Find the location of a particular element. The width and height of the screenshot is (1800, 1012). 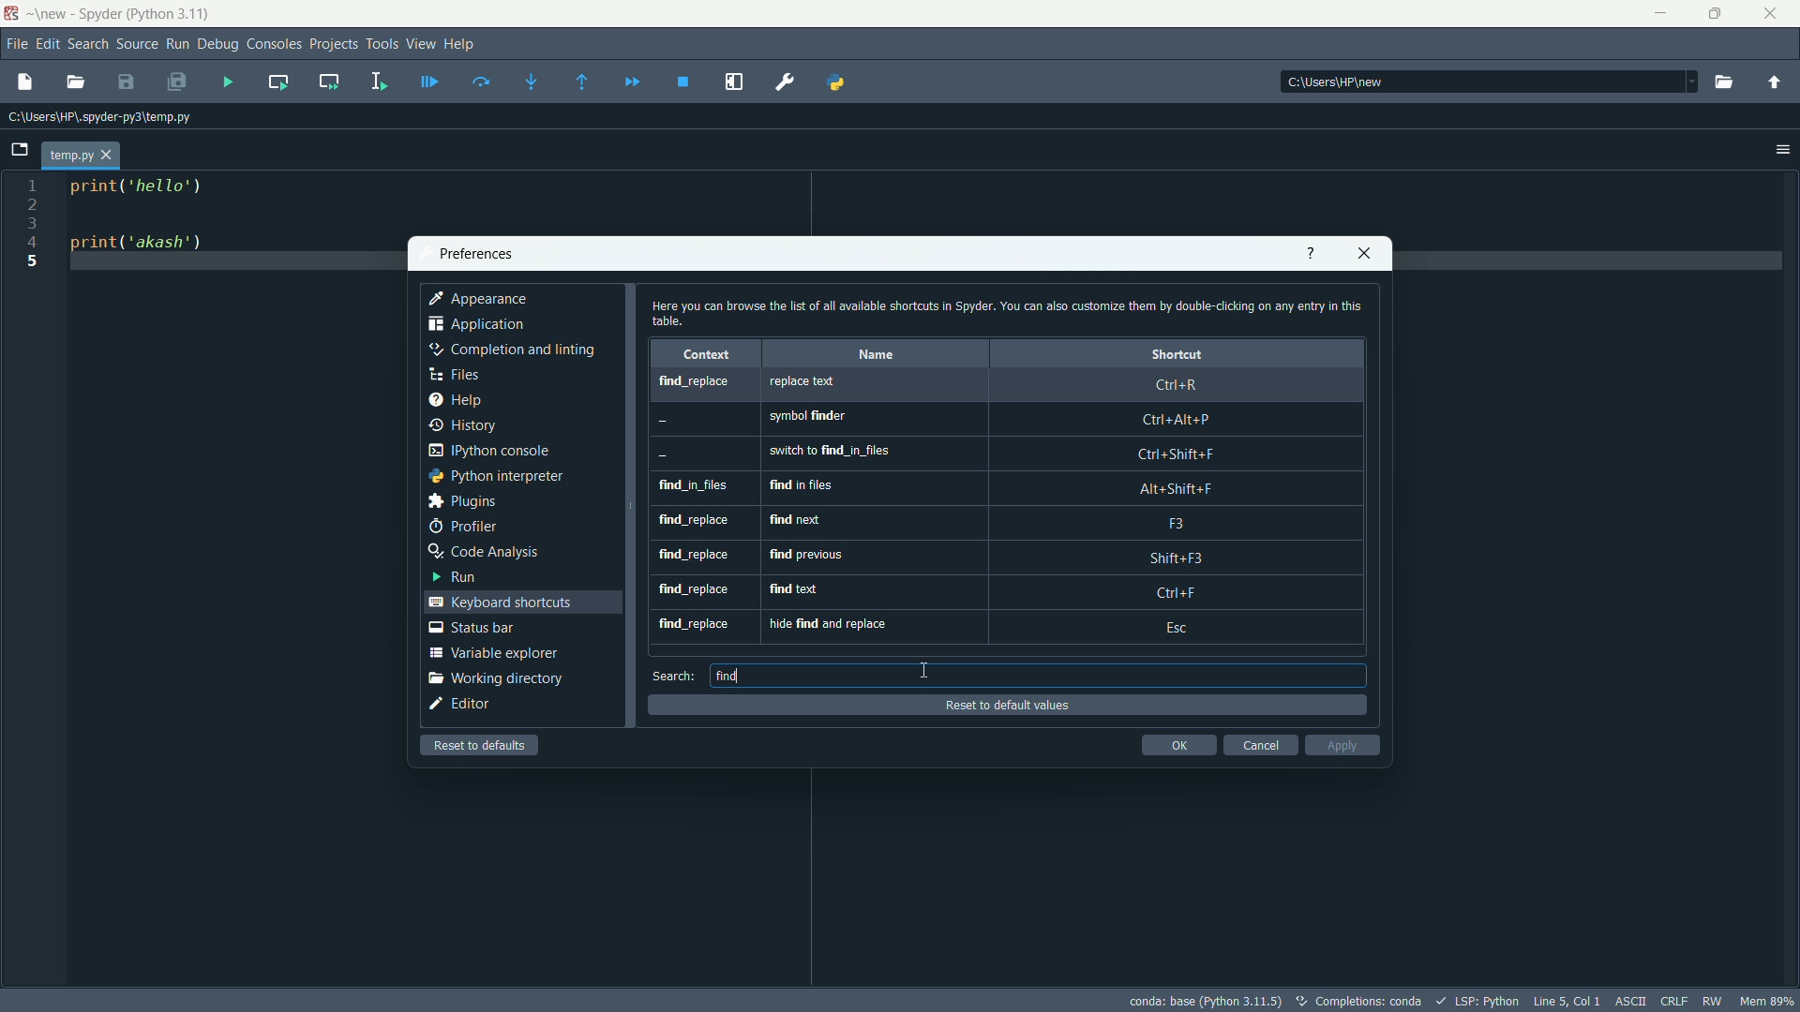

shortcut is located at coordinates (1161, 354).